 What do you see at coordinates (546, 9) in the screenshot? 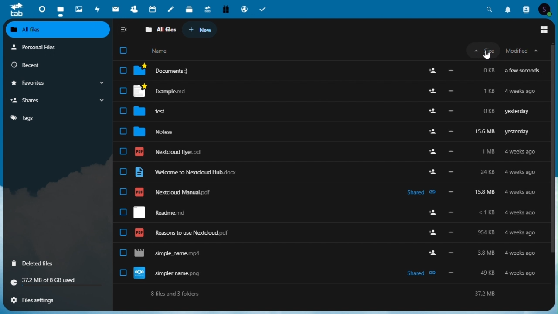
I see `Account icon` at bounding box center [546, 9].